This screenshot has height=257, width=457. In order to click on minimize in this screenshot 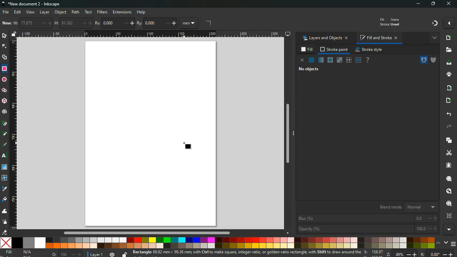, I will do `click(417, 4)`.